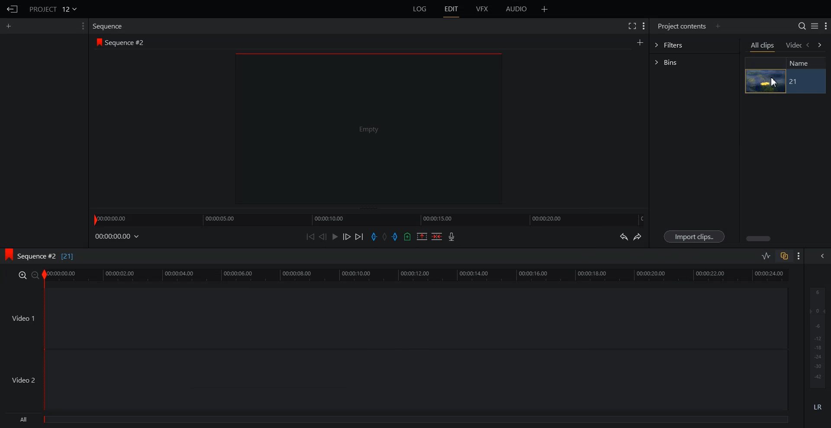  I want to click on File Time, so click(118, 236).